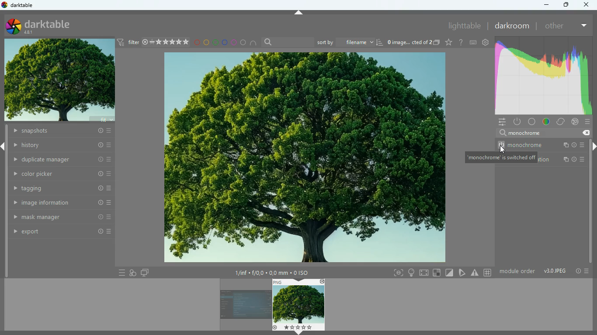  Describe the element at coordinates (486, 273) in the screenshot. I see `#` at that location.